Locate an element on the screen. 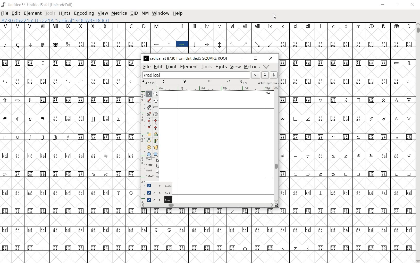 The width and height of the screenshot is (420, 263). rotate the selection is located at coordinates (155, 134).